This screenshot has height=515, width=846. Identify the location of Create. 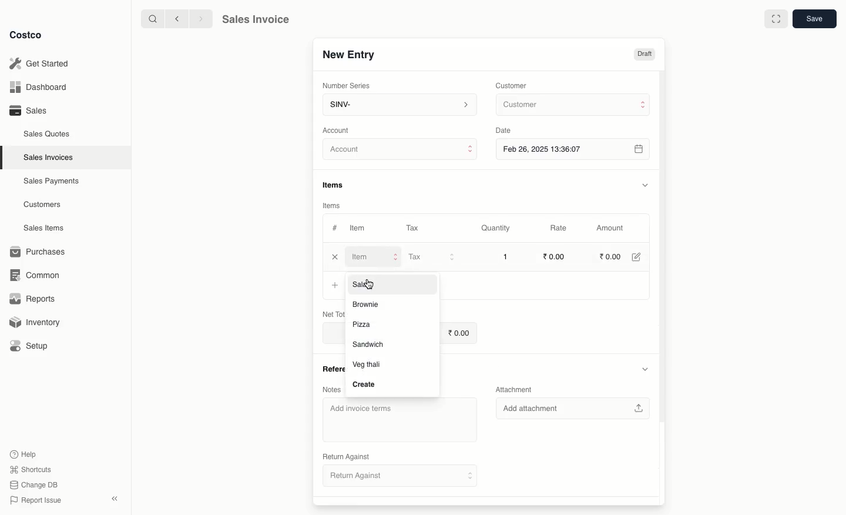
(364, 385).